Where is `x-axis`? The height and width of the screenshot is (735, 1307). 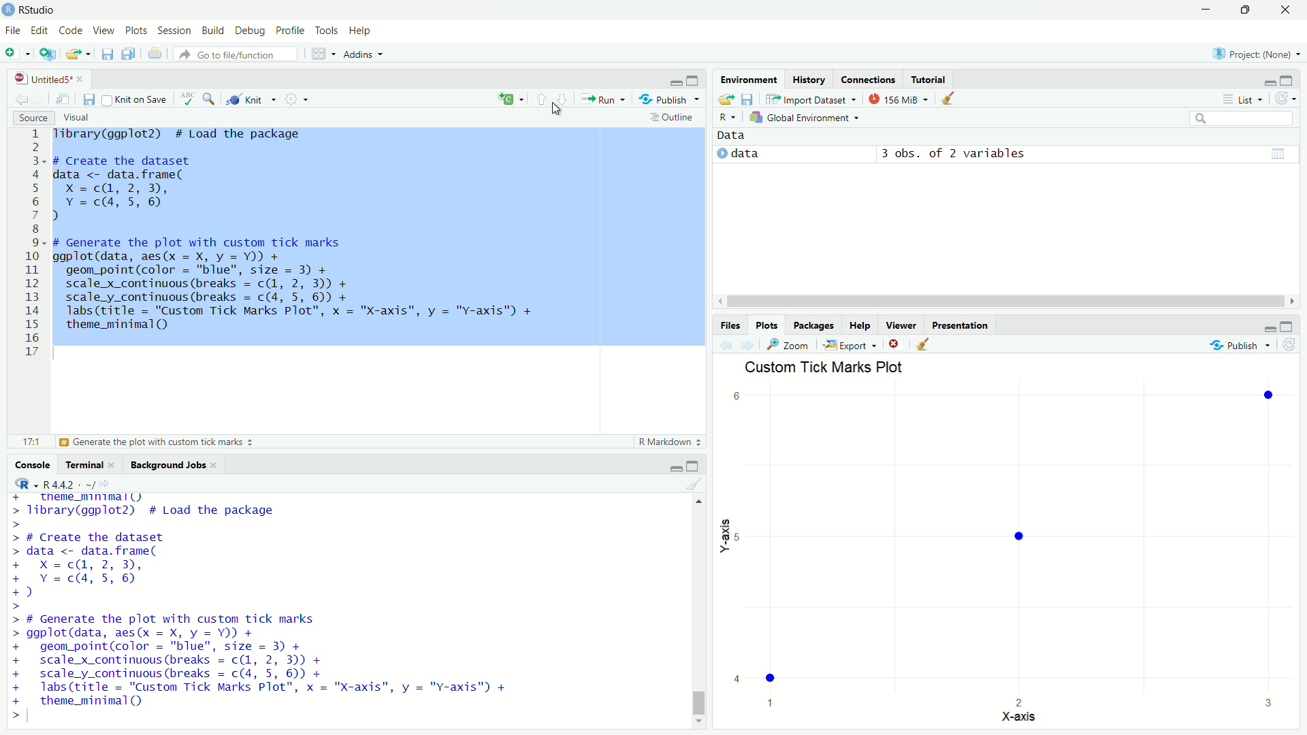 x-axis is located at coordinates (1024, 719).